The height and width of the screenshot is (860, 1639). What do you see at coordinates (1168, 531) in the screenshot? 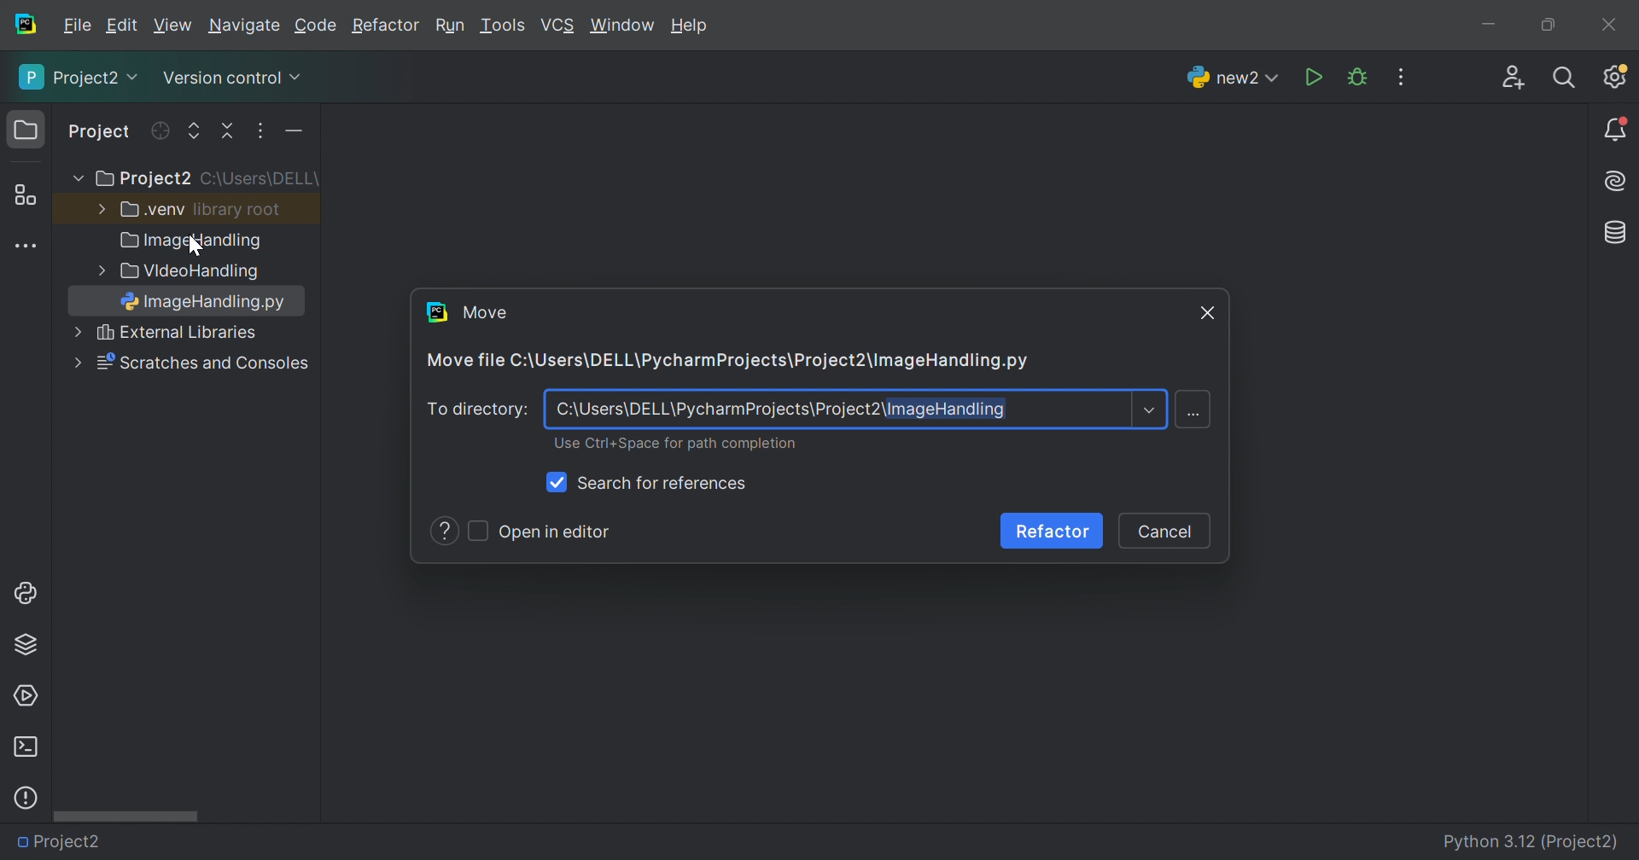
I see `Cancel` at bounding box center [1168, 531].